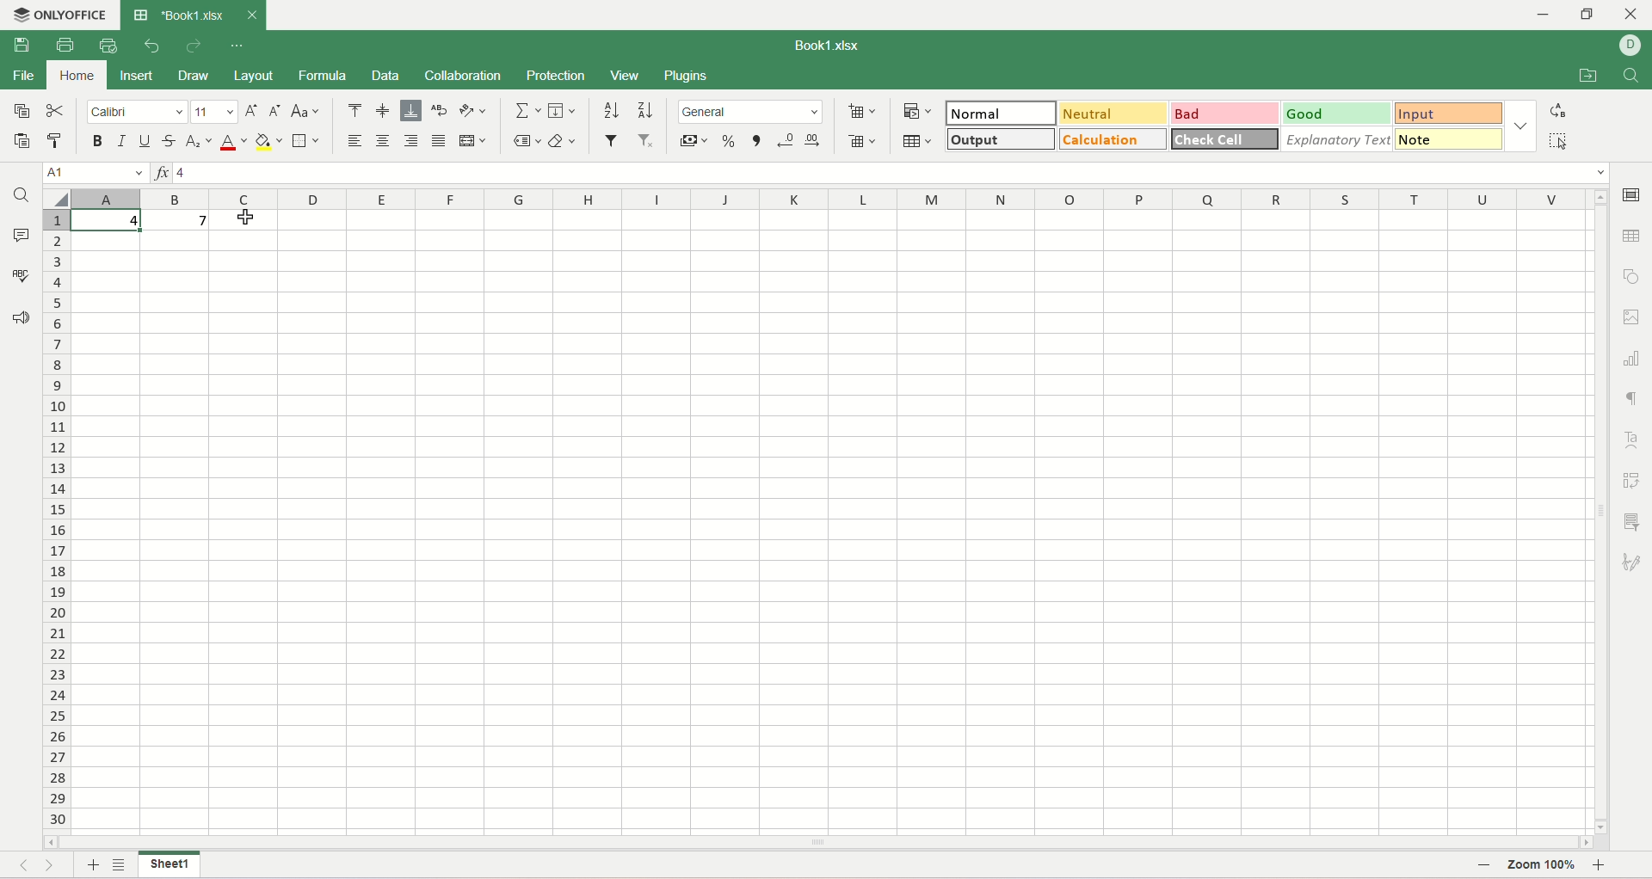  What do you see at coordinates (145, 141) in the screenshot?
I see `underline` at bounding box center [145, 141].